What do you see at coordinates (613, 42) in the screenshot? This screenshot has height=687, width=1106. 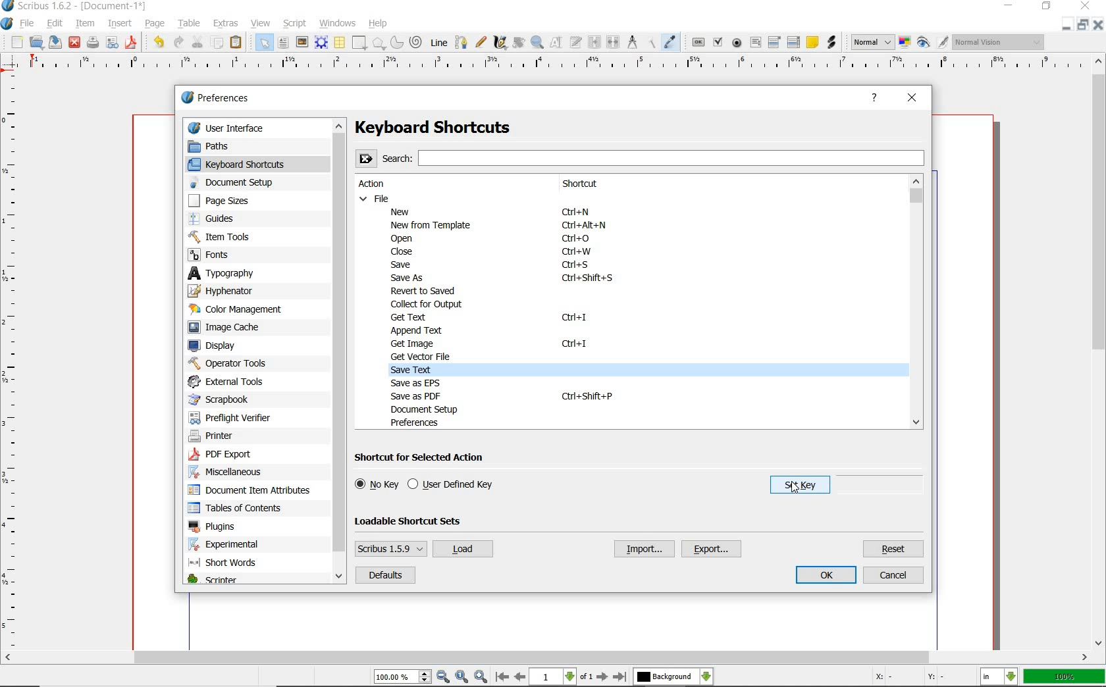 I see `unlink text frames` at bounding box center [613, 42].